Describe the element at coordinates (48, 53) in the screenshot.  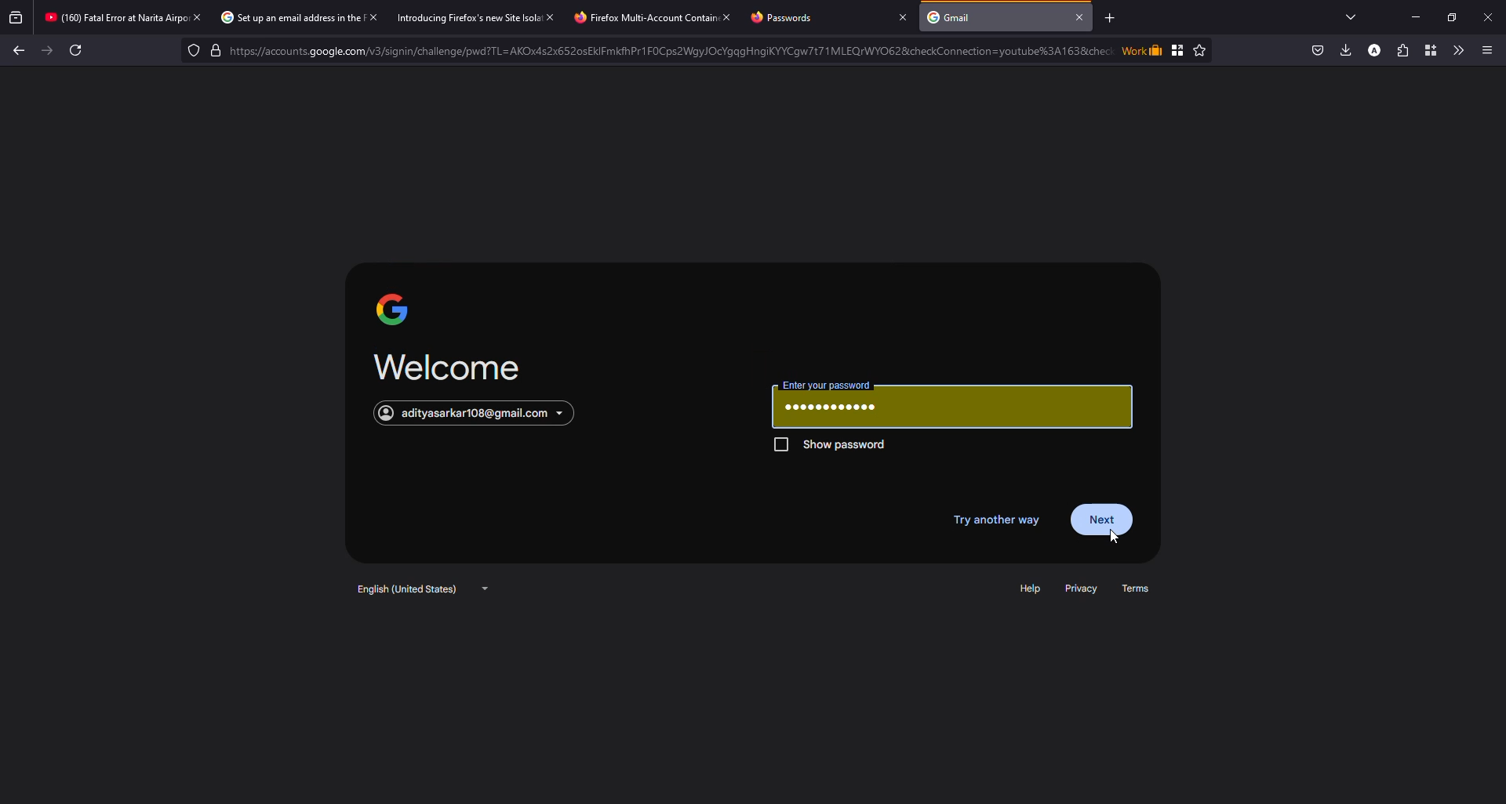
I see `forward` at that location.